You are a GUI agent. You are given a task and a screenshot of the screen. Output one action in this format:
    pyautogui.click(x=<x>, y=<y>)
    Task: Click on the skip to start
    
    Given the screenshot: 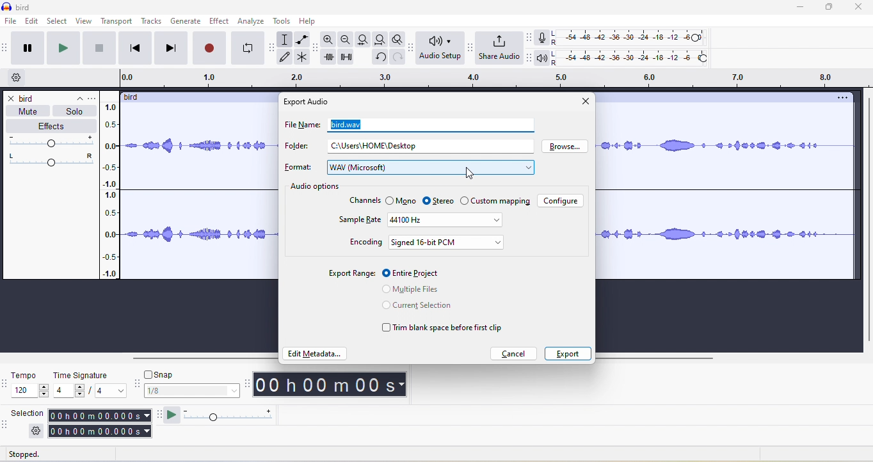 What is the action you would take?
    pyautogui.click(x=137, y=48)
    